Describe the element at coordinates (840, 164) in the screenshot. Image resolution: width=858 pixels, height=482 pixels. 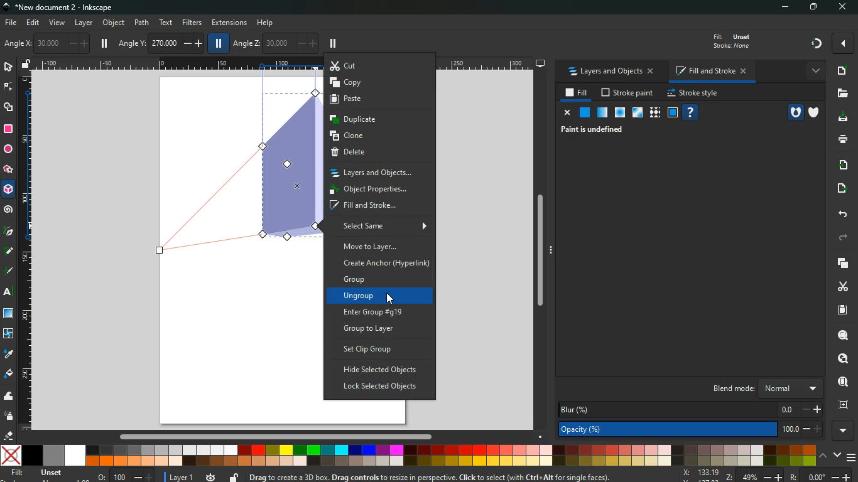
I see `receive` at that location.